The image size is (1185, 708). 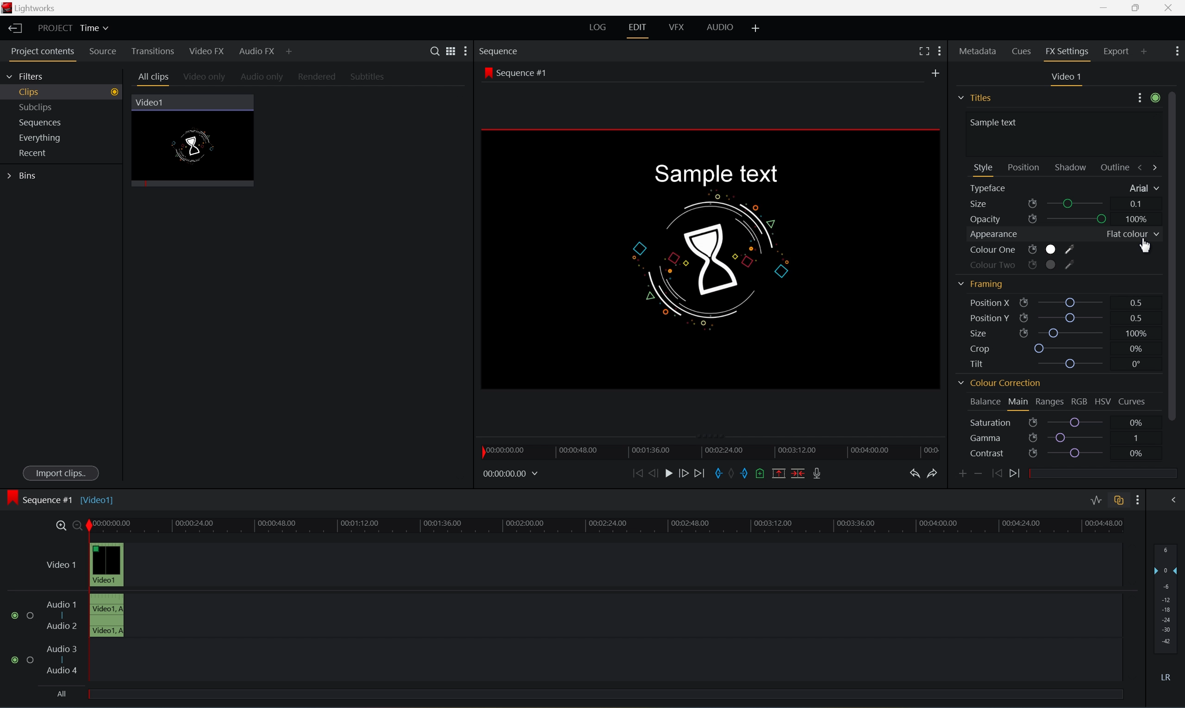 What do you see at coordinates (795, 473) in the screenshot?
I see `delete/cut` at bounding box center [795, 473].